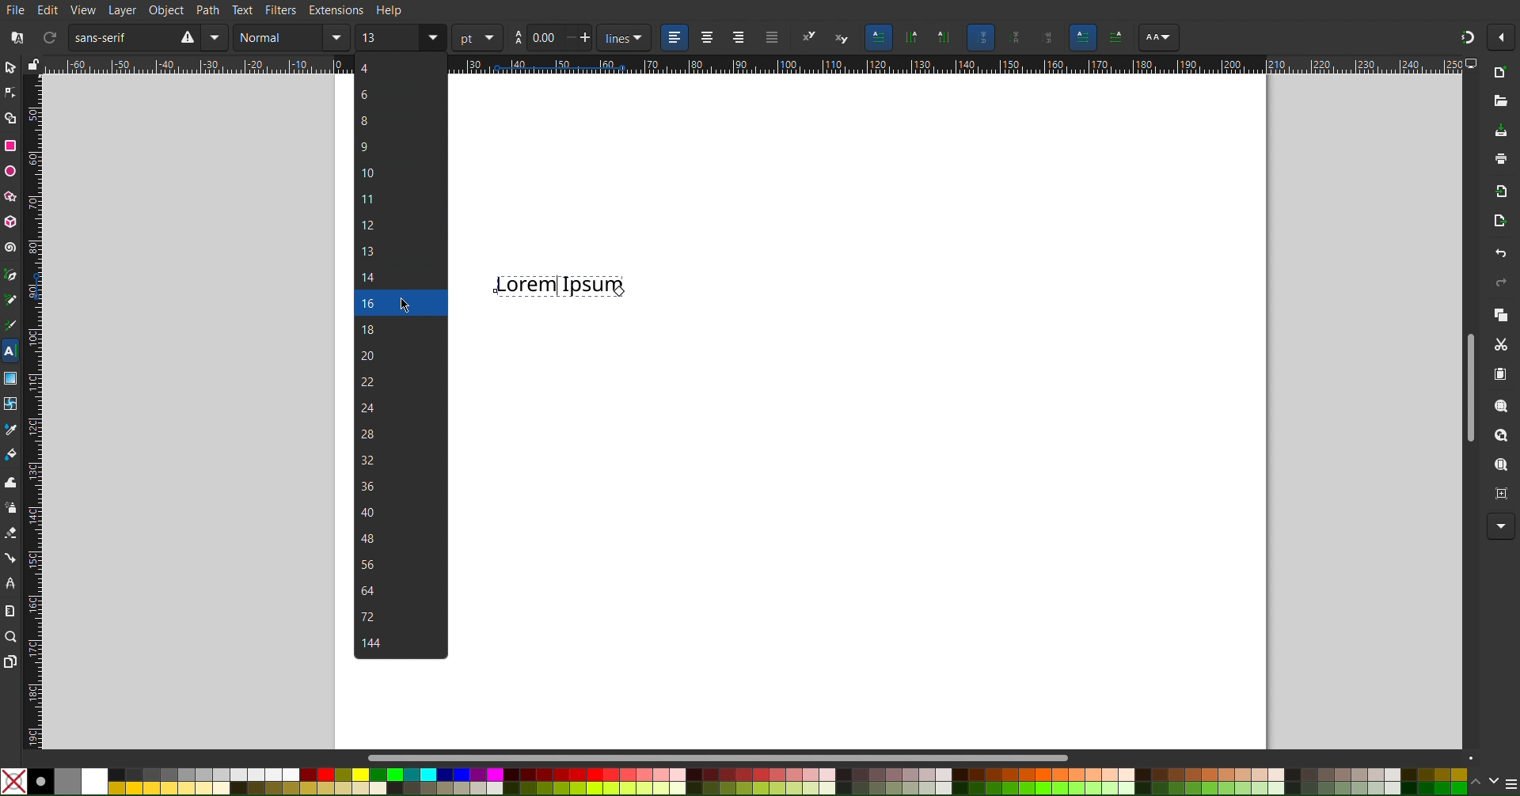 The height and width of the screenshot is (796, 1520). Describe the element at coordinates (578, 38) in the screenshot. I see `increase/decrease` at that location.